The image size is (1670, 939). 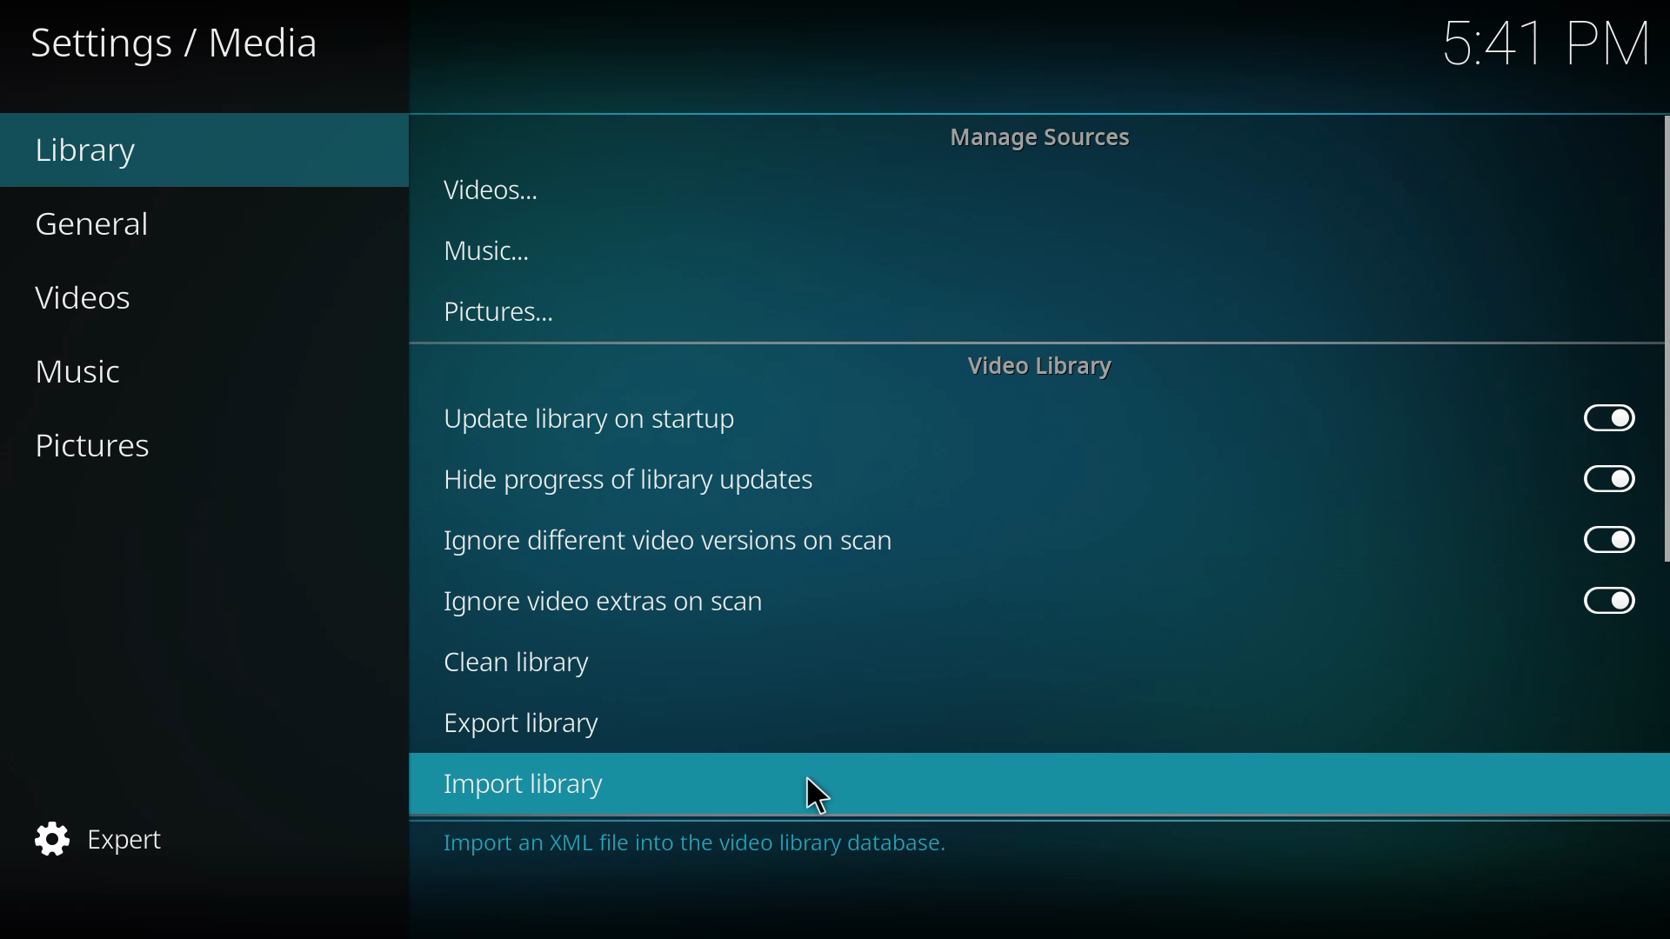 What do you see at coordinates (85, 223) in the screenshot?
I see `general` at bounding box center [85, 223].